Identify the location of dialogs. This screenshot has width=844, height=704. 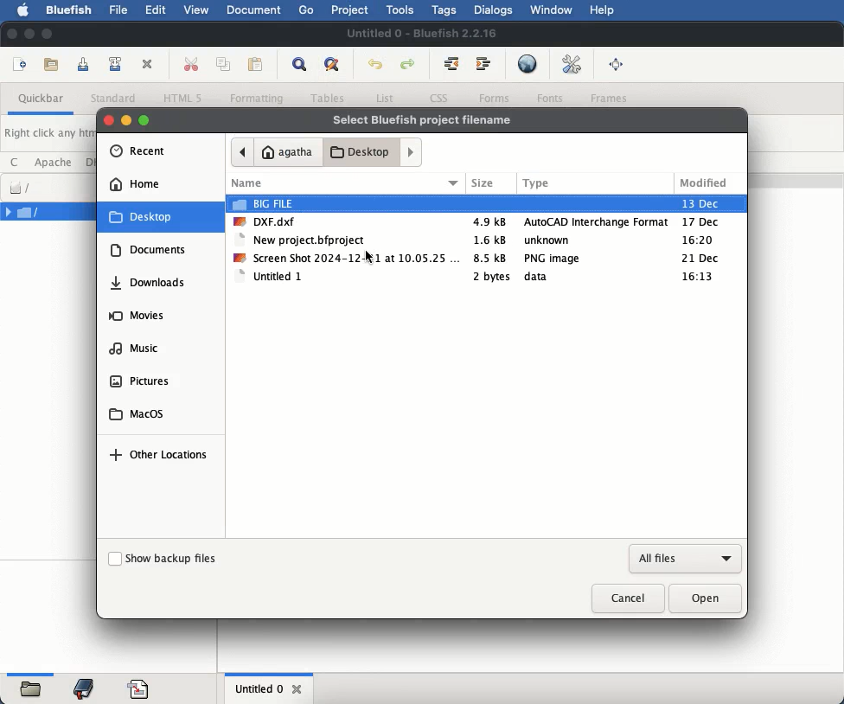
(494, 10).